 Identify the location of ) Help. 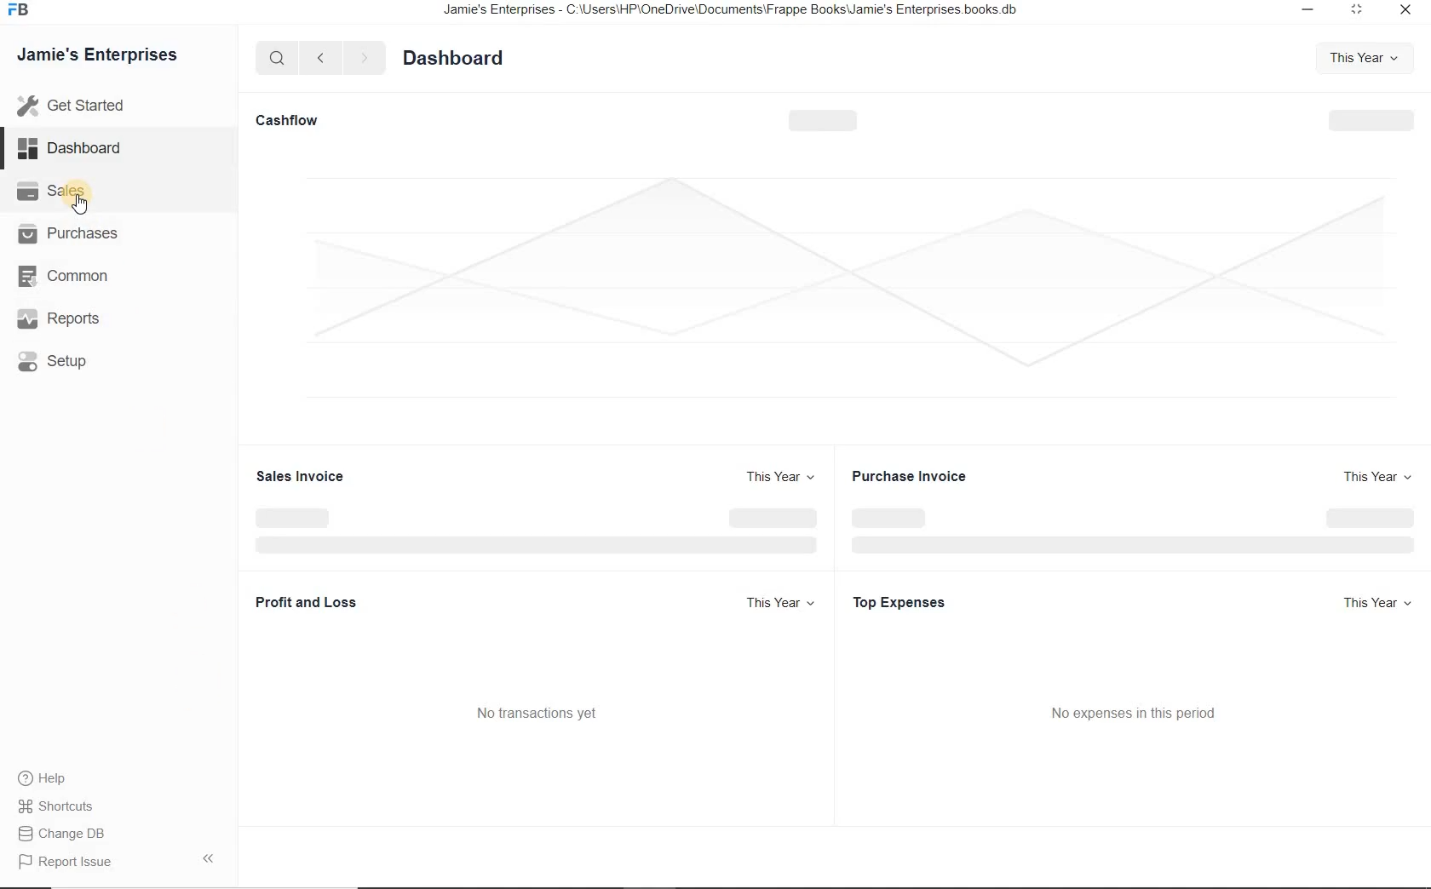
(63, 777).